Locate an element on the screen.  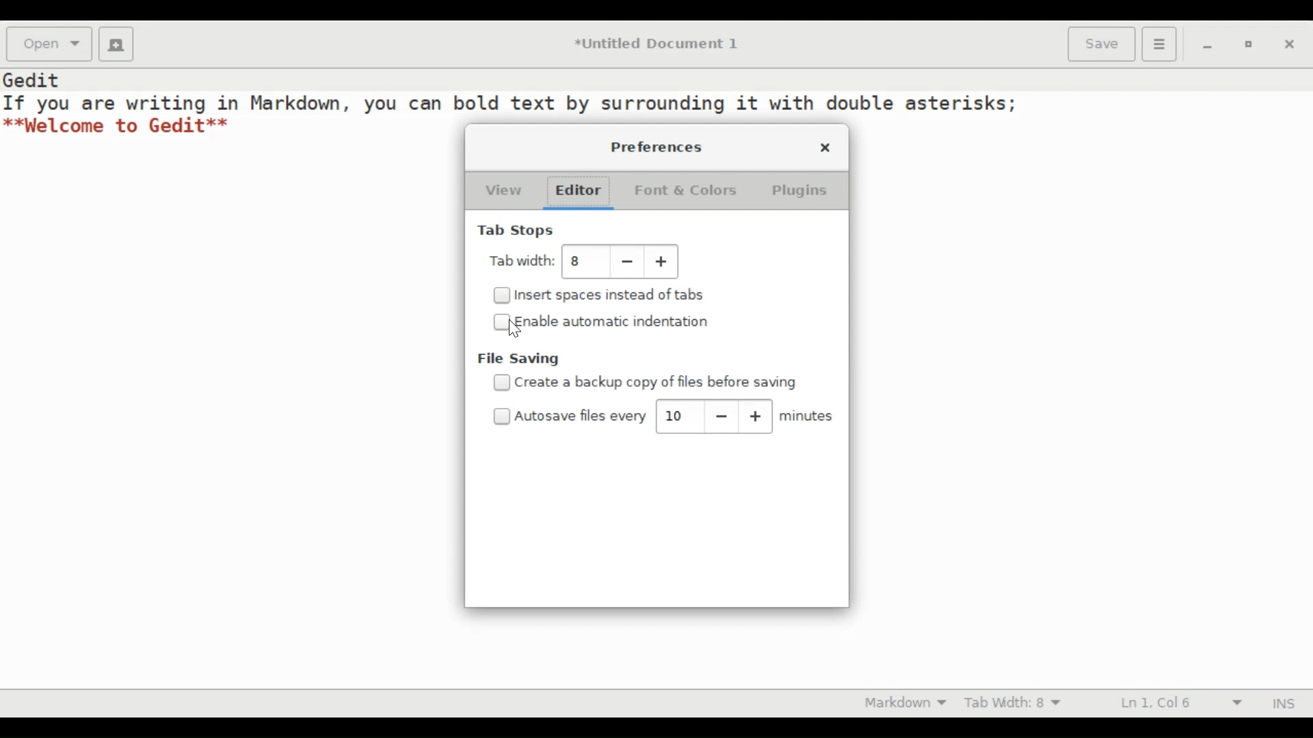
Checkbox is located at coordinates (502, 321).